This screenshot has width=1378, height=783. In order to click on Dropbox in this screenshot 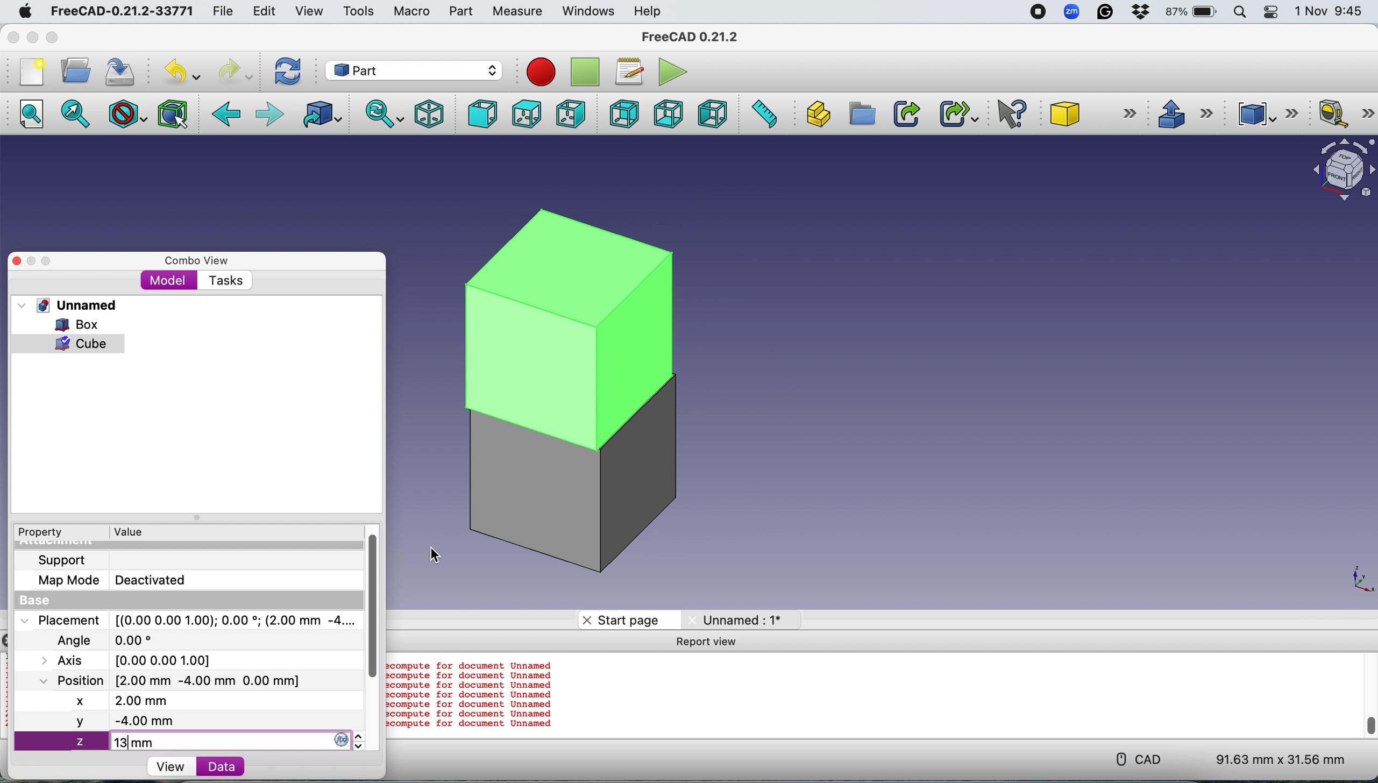, I will do `click(1141, 13)`.